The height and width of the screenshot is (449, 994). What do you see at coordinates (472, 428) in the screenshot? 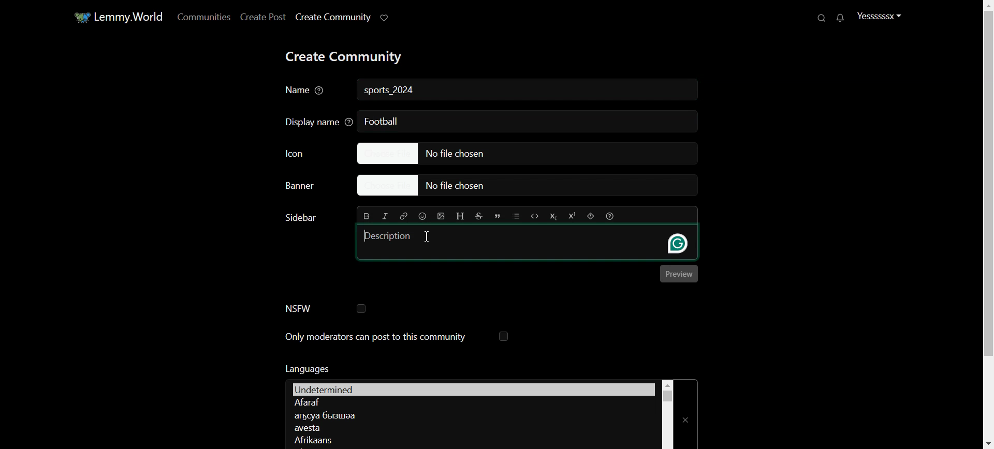
I see `Language` at bounding box center [472, 428].